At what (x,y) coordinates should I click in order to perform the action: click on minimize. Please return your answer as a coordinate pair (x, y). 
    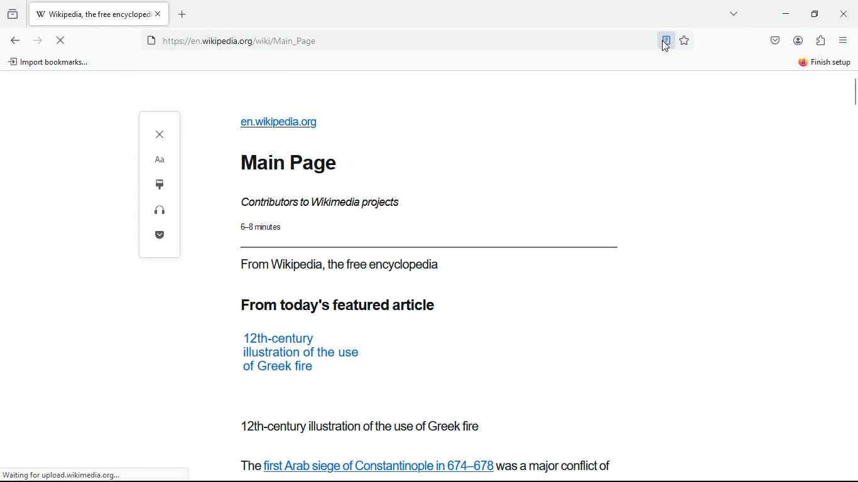
    Looking at the image, I should click on (783, 14).